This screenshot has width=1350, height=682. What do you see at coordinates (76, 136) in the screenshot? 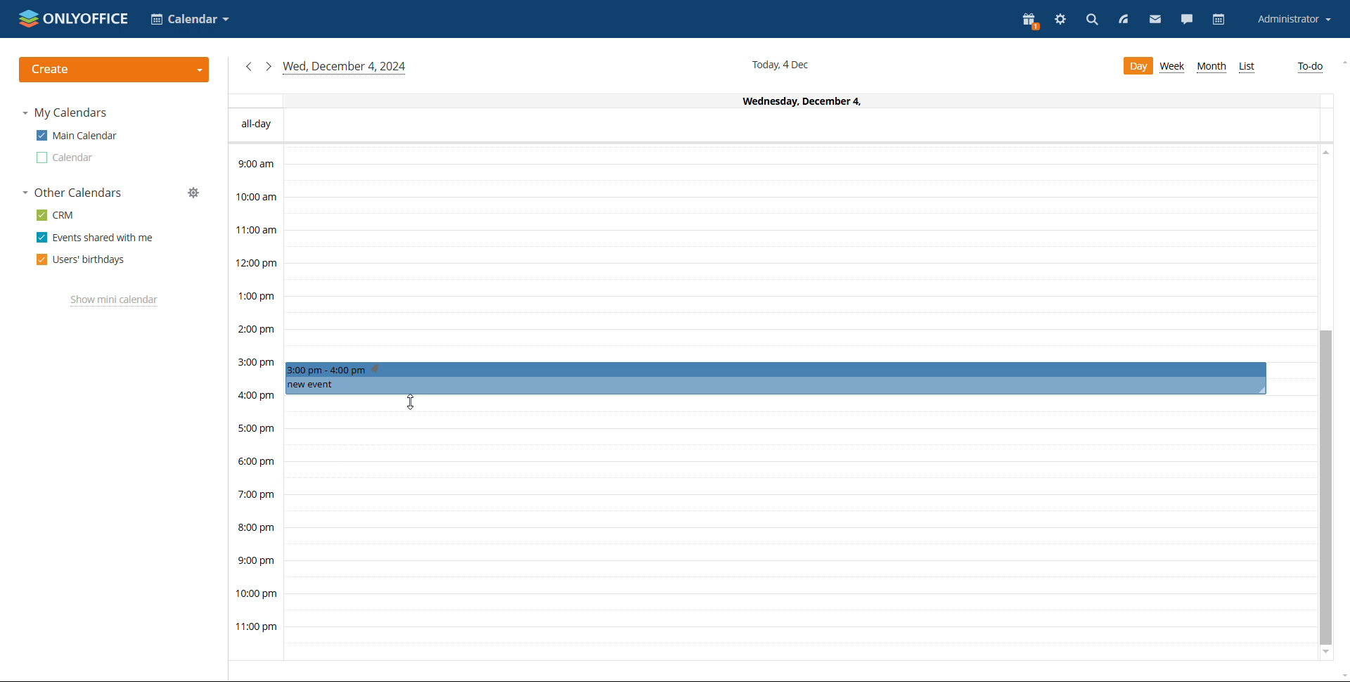
I see `main calendars` at bounding box center [76, 136].